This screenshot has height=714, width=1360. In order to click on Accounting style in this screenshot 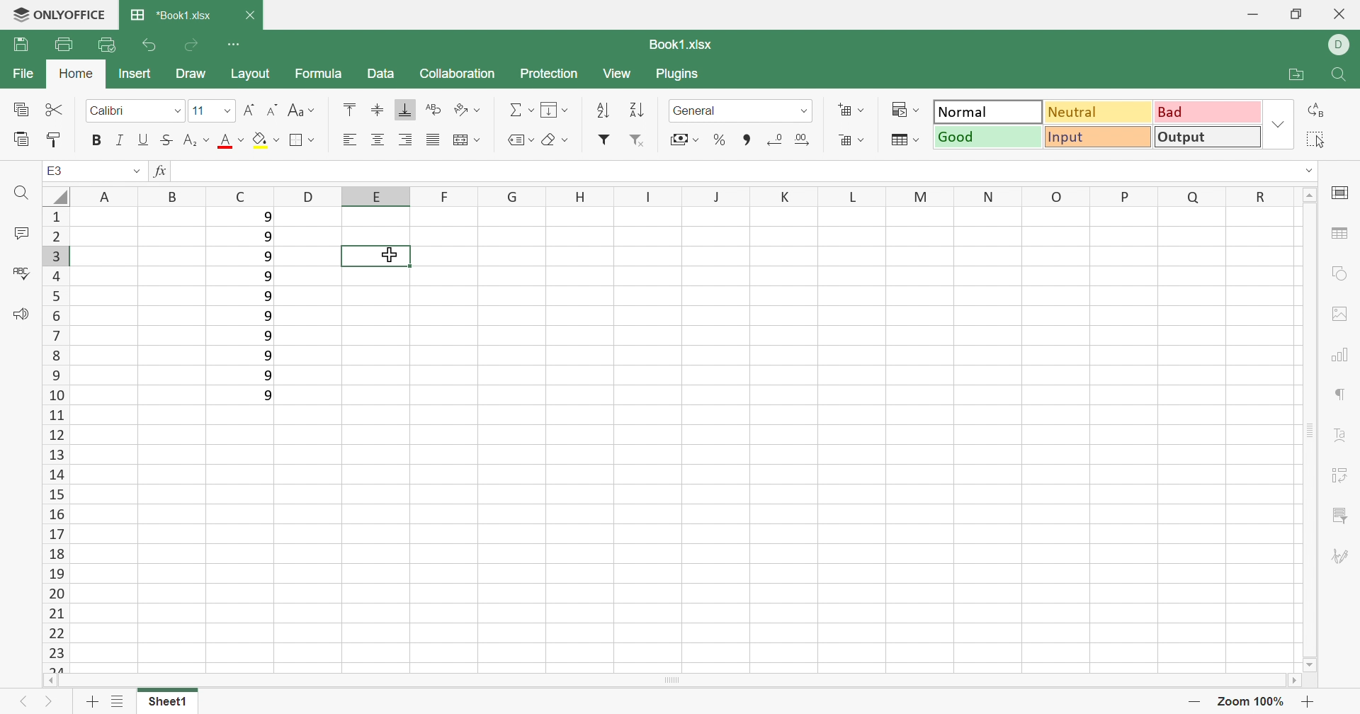, I will do `click(686, 140)`.